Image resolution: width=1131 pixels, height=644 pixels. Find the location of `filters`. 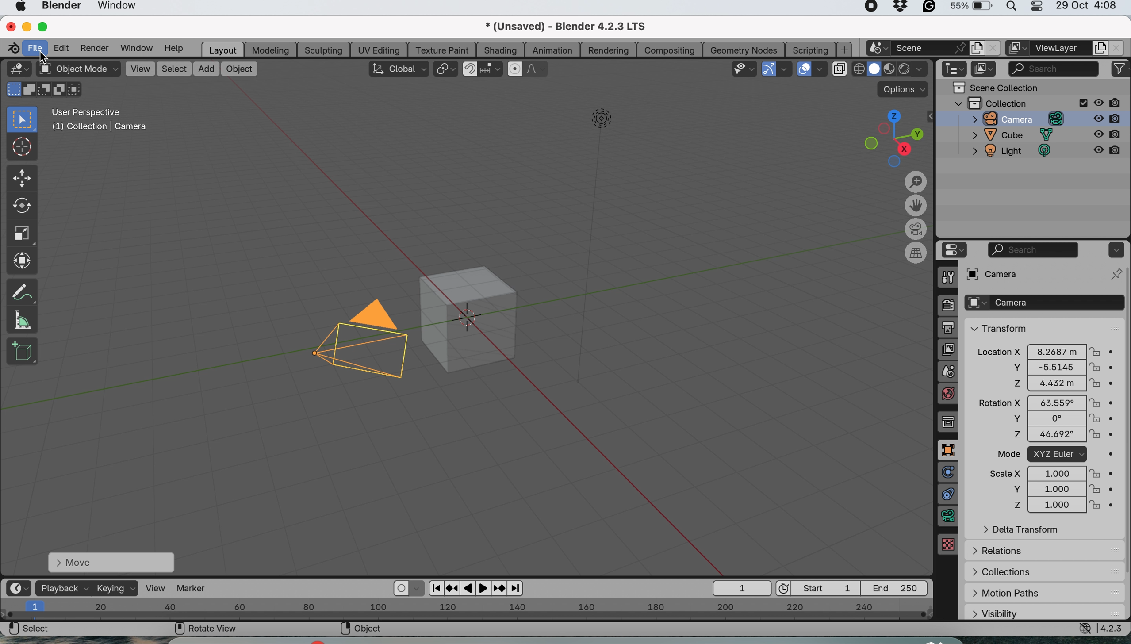

filters is located at coordinates (1120, 69).